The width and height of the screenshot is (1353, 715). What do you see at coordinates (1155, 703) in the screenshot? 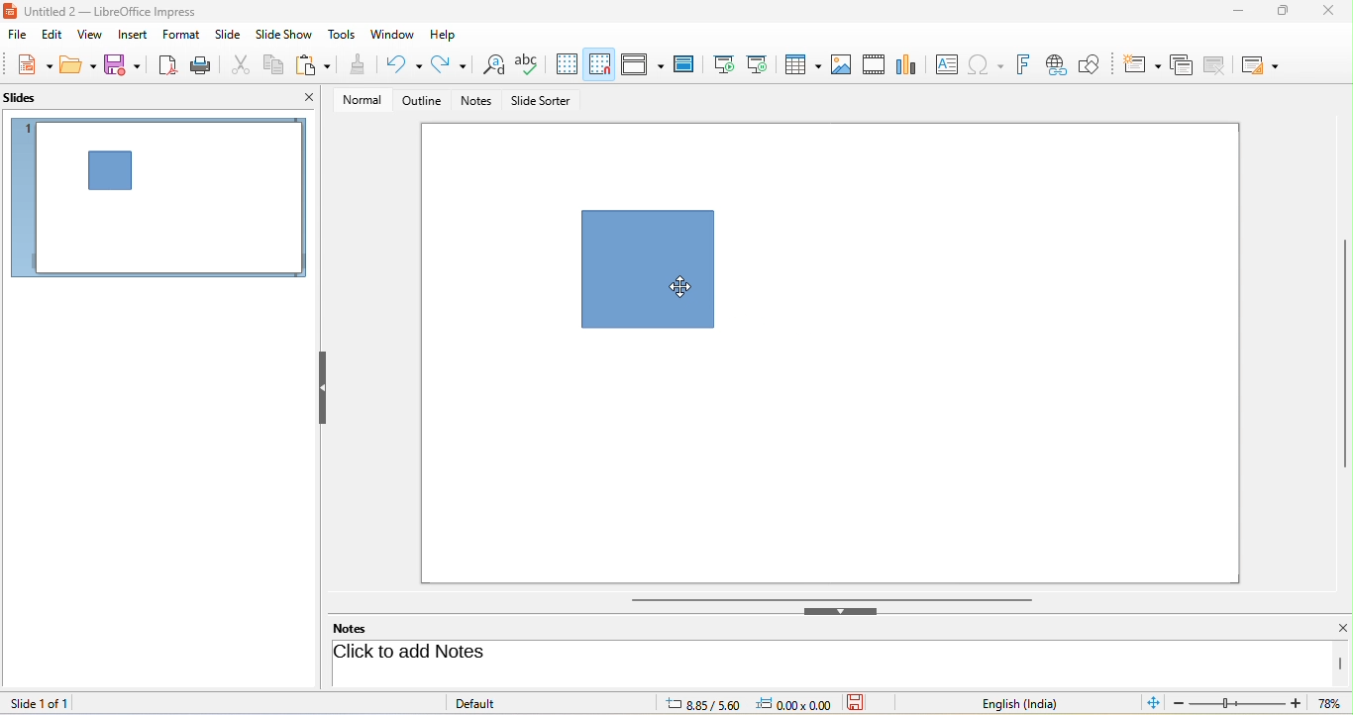
I see `fit slide to current window` at bounding box center [1155, 703].